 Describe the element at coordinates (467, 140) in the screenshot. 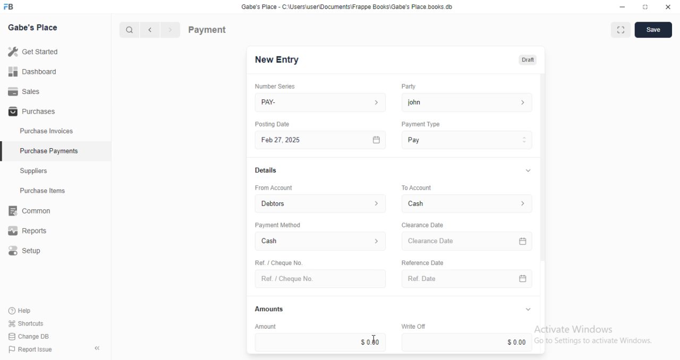

I see `Pay` at that location.